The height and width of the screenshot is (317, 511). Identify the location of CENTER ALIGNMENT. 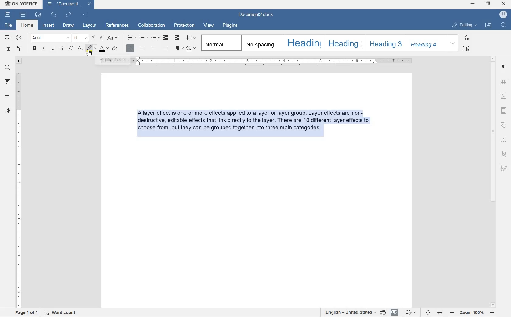
(142, 49).